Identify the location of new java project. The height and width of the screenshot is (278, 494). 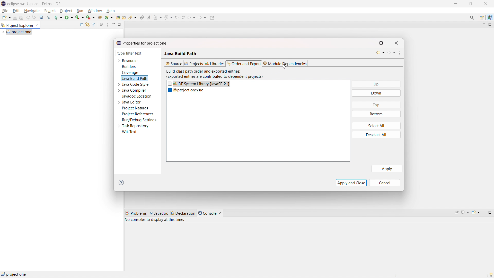
(100, 18).